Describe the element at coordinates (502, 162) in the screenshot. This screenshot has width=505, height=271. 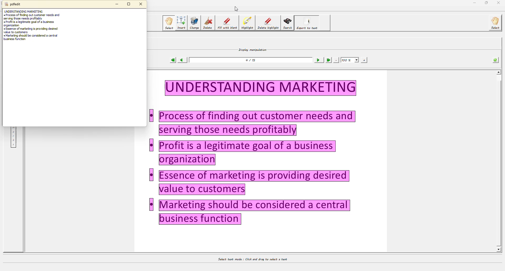
I see `slidebar` at that location.